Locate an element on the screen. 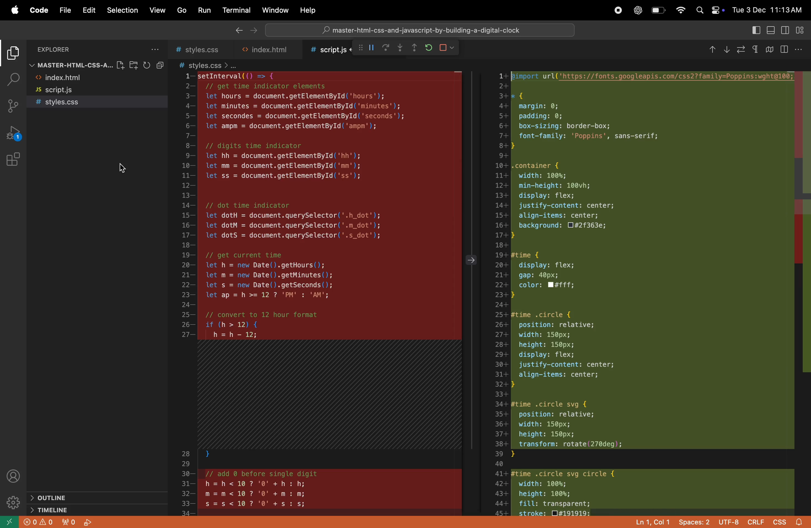 This screenshot has height=528, width=811. Show leading/Trailing whitespace differences is located at coordinates (755, 49).